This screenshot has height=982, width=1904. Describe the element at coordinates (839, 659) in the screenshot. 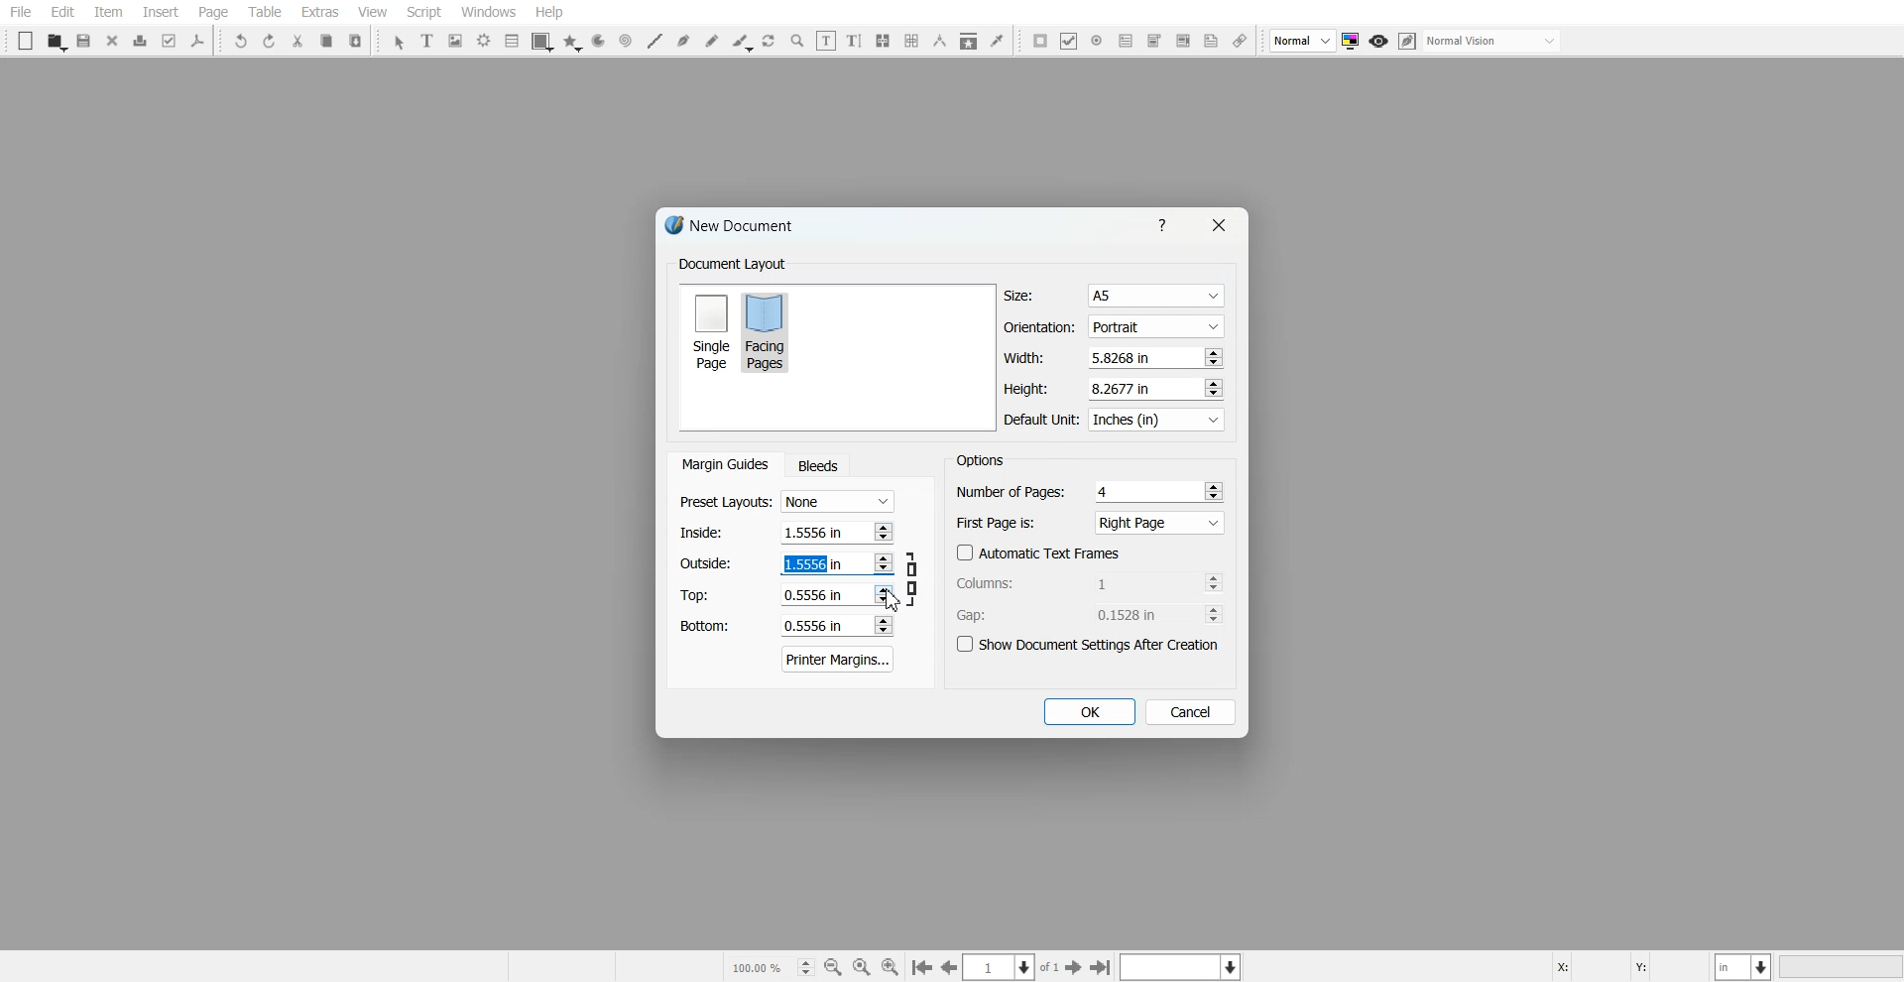

I see `Printer Margins` at that location.